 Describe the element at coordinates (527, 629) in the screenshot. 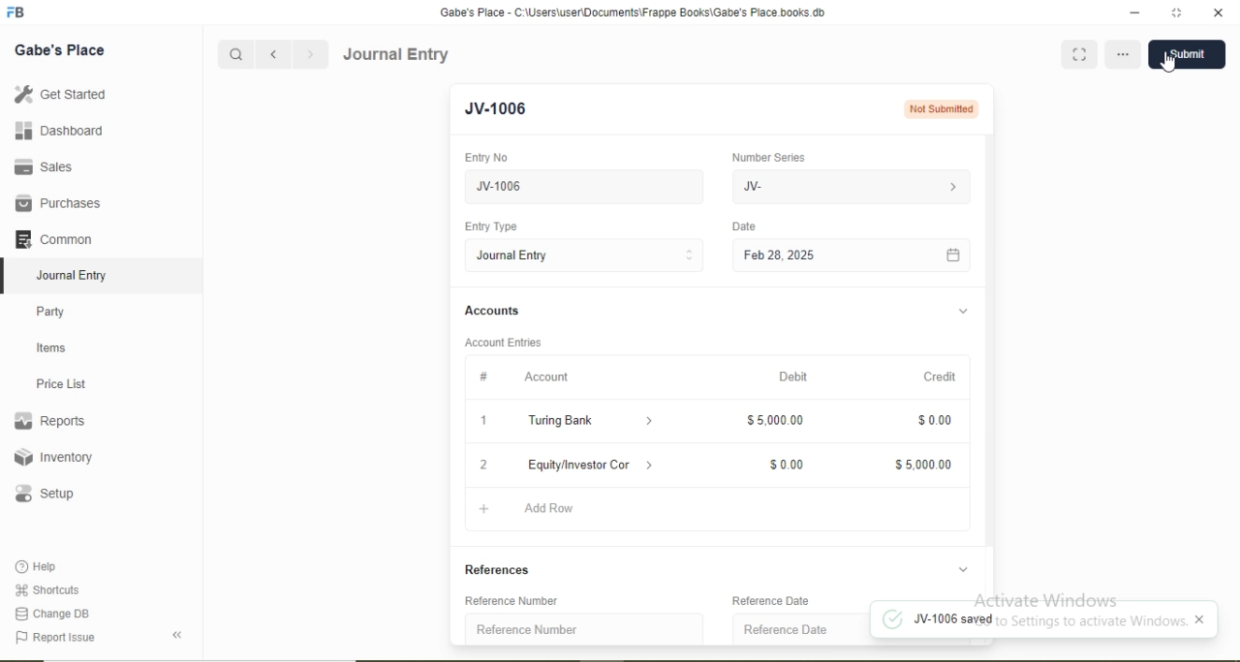

I see `Reference Number` at that location.